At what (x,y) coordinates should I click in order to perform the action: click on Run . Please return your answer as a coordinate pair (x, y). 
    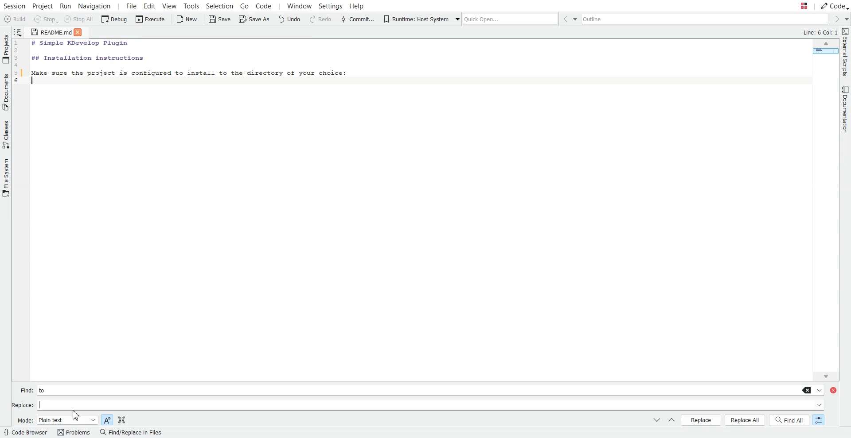
    Looking at the image, I should click on (67, 6).